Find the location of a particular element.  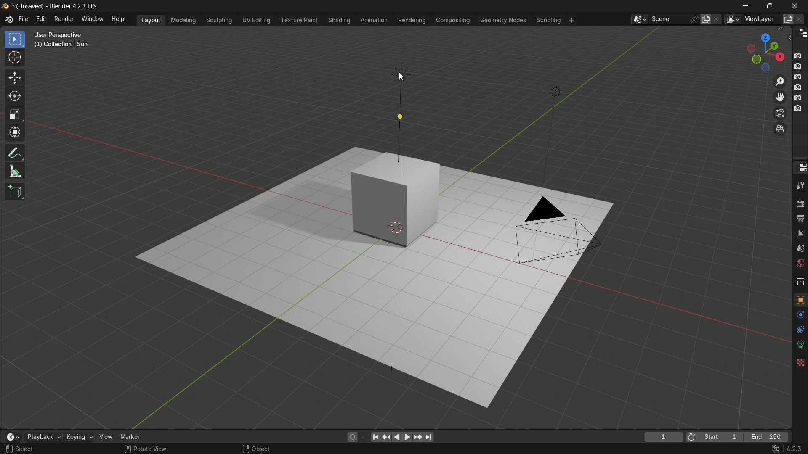

sun light is located at coordinates (399, 74).